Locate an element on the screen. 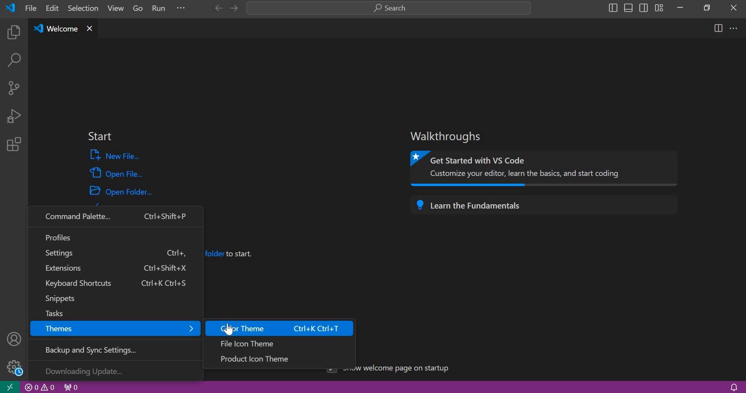 The height and width of the screenshot is (393, 746). folder to start. is located at coordinates (230, 253).